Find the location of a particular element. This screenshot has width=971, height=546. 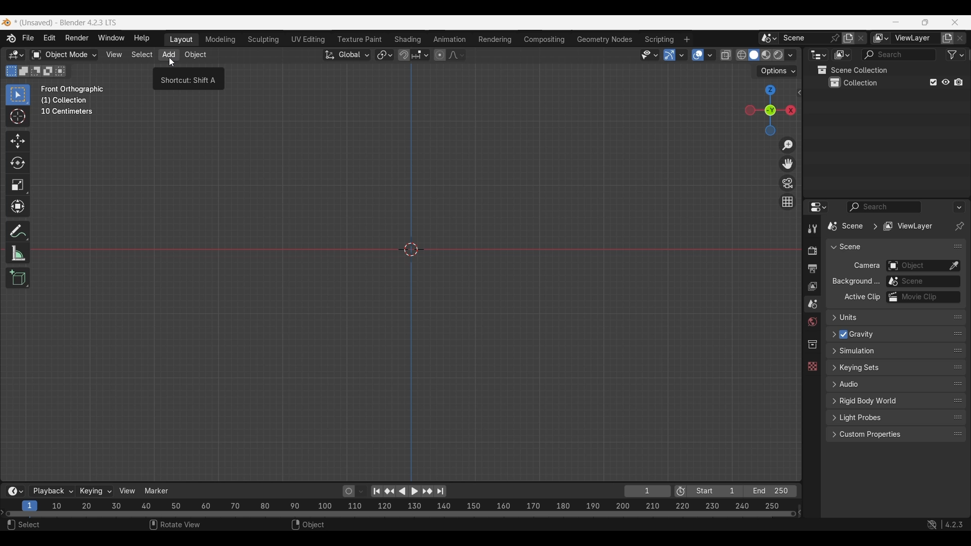

Transformation orientation, global is located at coordinates (347, 55).